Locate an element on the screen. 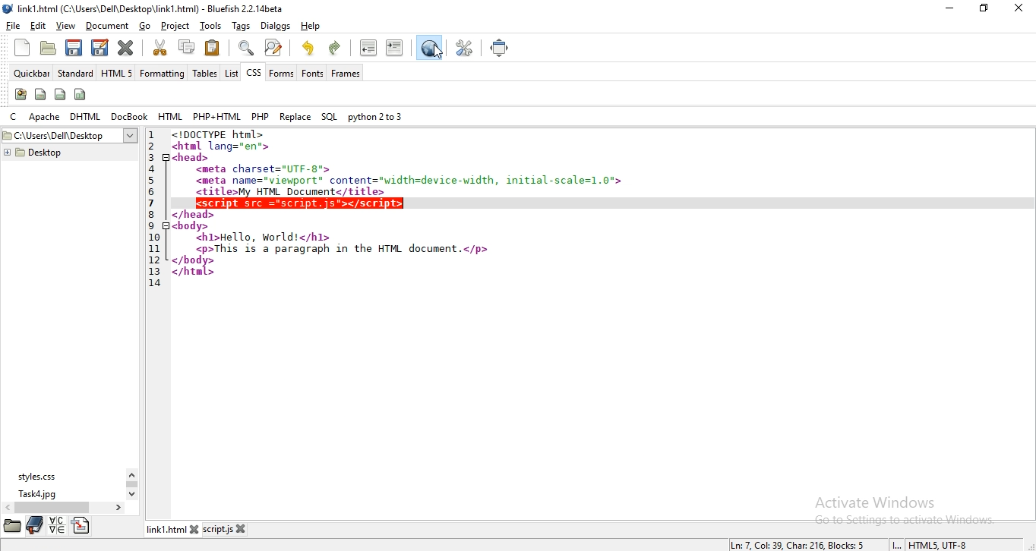  php is located at coordinates (261, 116).